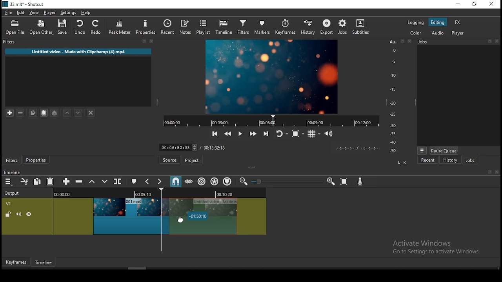  Describe the element at coordinates (266, 134) in the screenshot. I see `skip to next point` at that location.